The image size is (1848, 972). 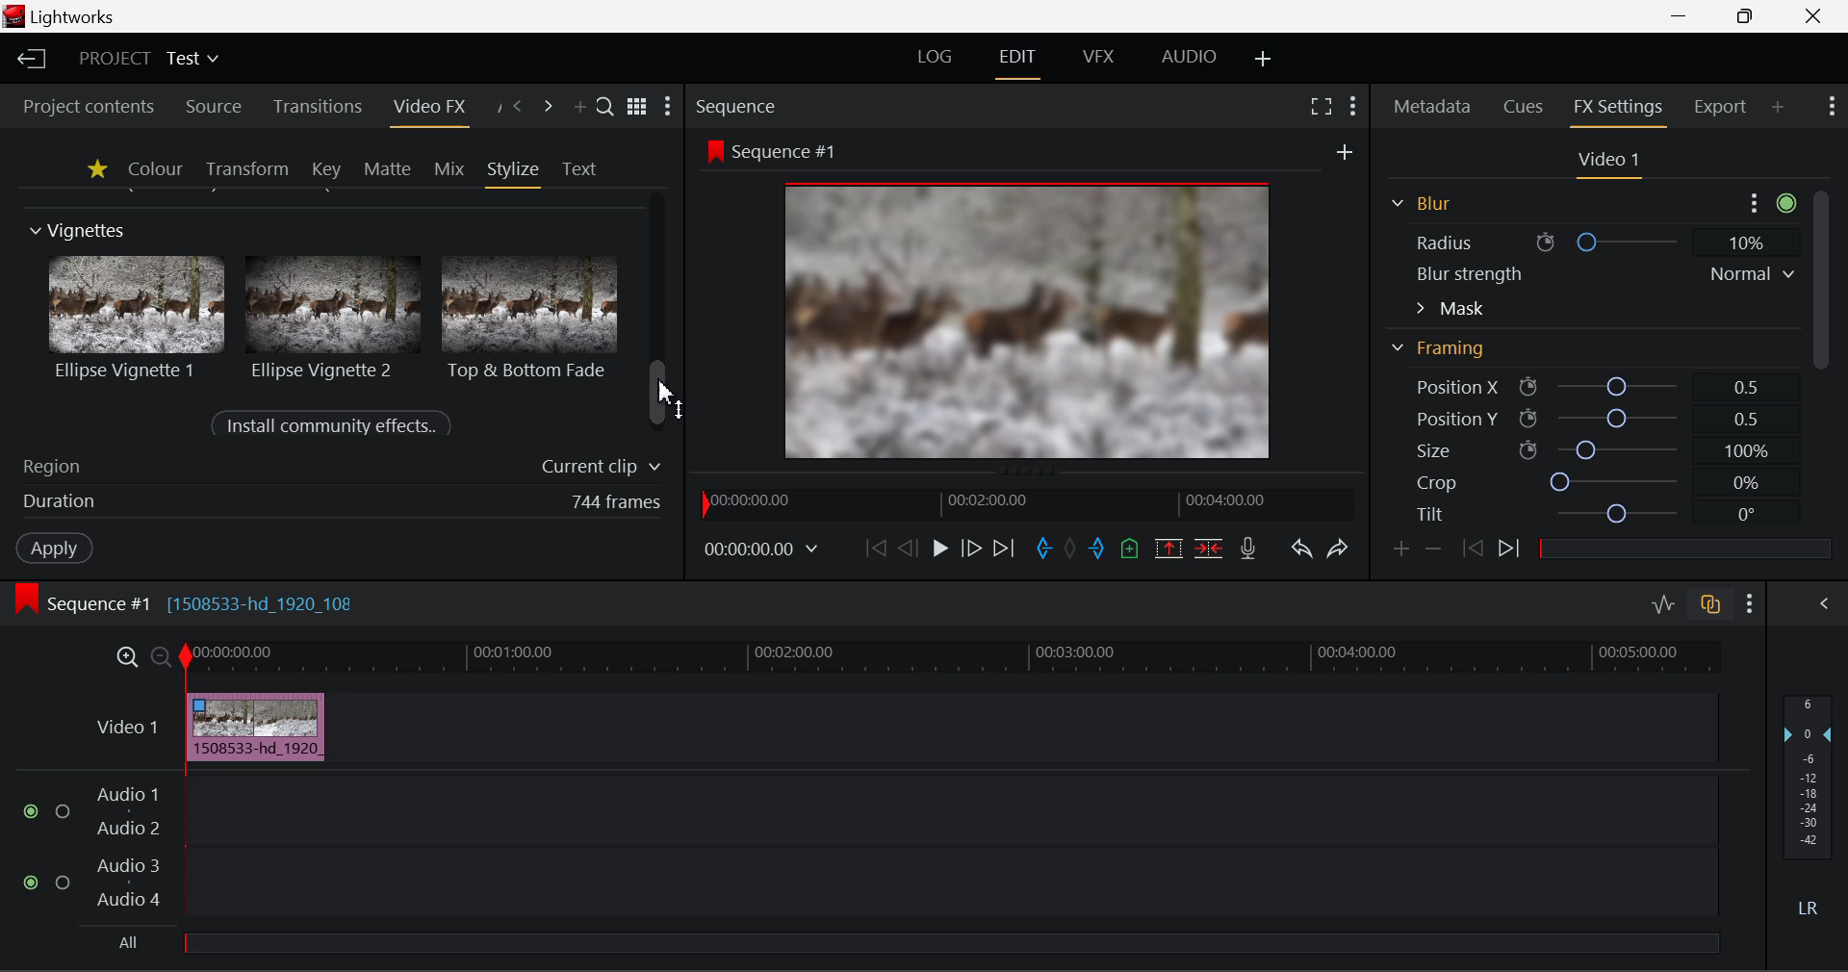 I want to click on Export, so click(x=1720, y=103).